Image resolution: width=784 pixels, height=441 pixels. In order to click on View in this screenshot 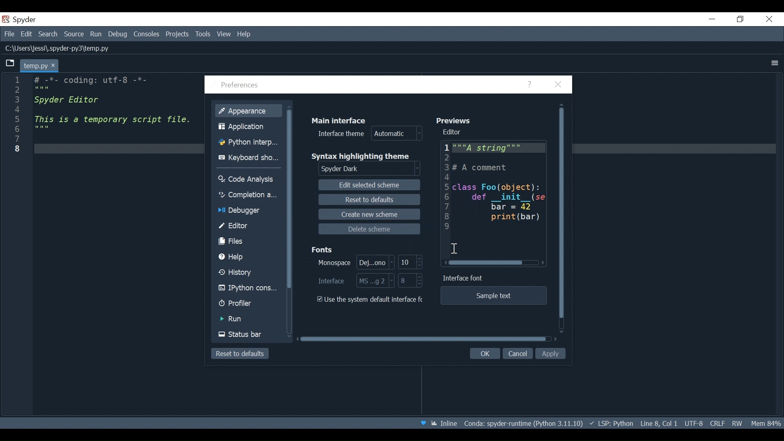, I will do `click(224, 34)`.